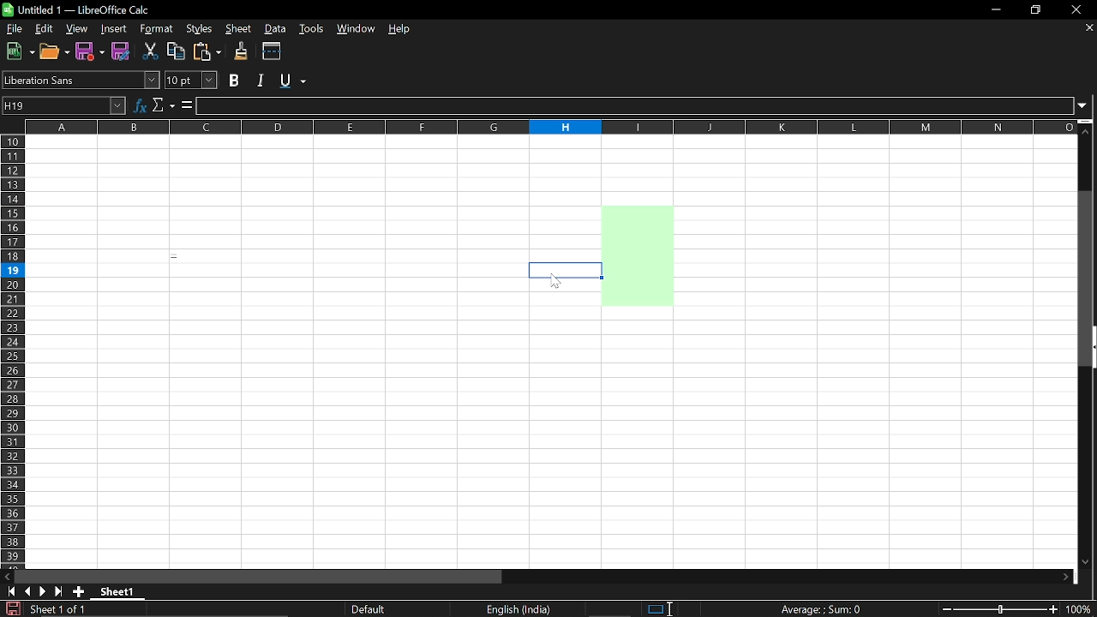 The image size is (1097, 617). I want to click on Insert, so click(115, 28).